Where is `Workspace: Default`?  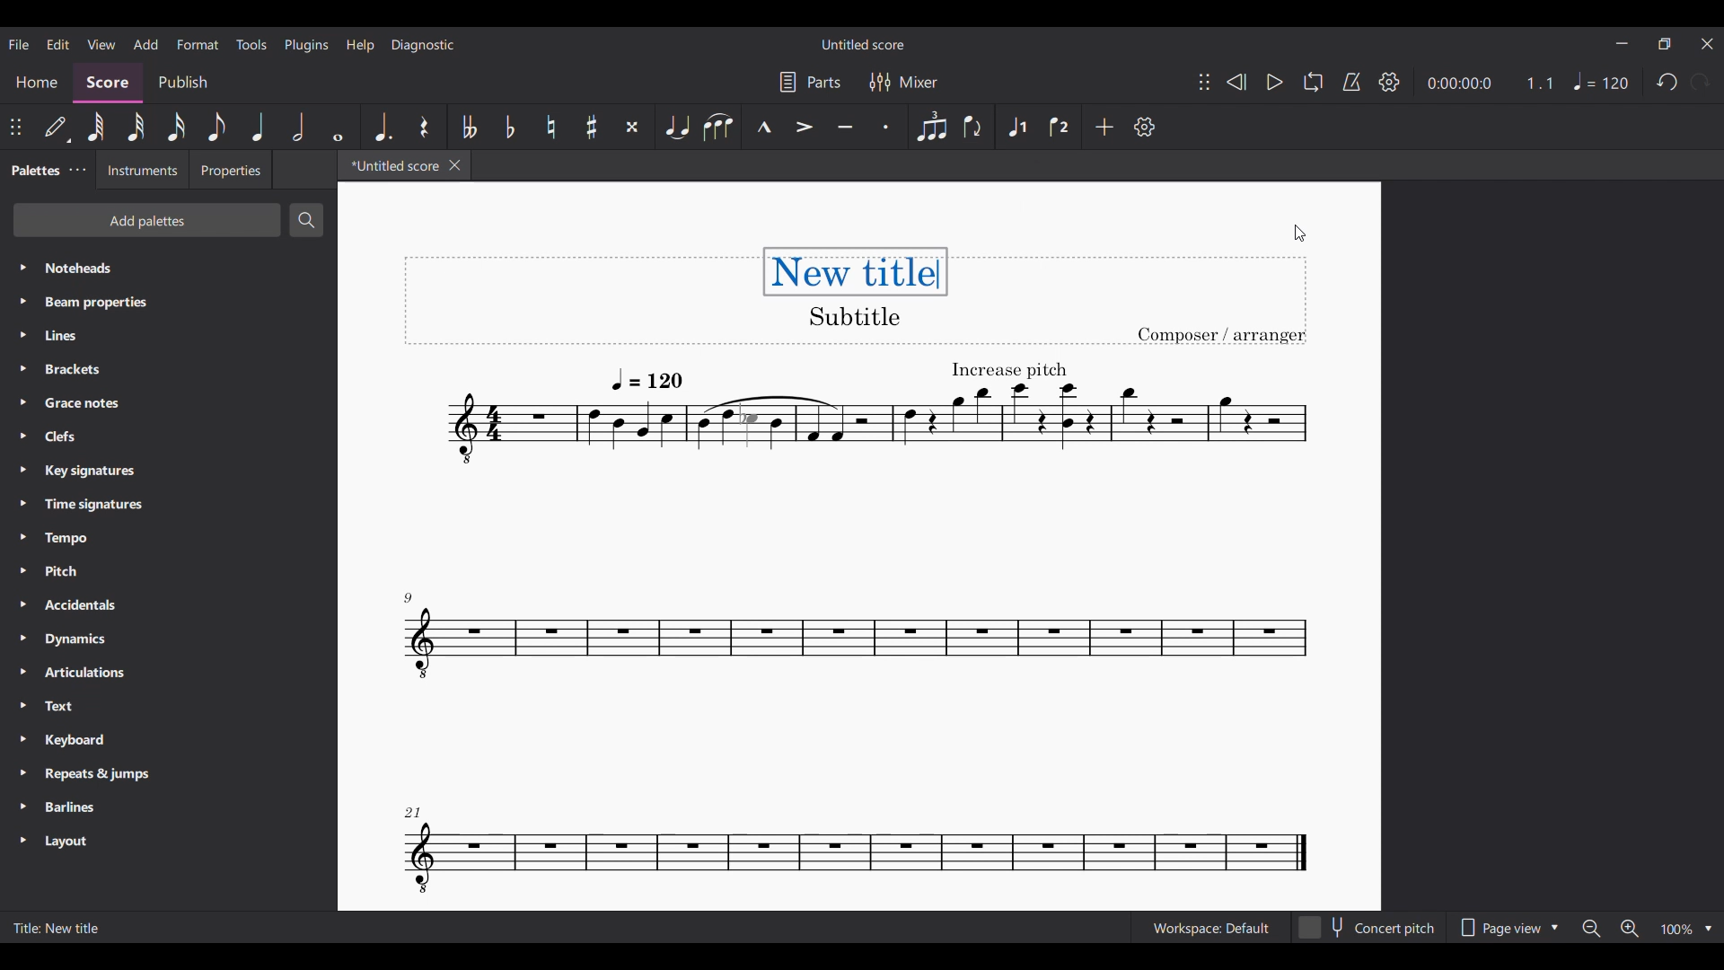
Workspace: Default is located at coordinates (1211, 927).